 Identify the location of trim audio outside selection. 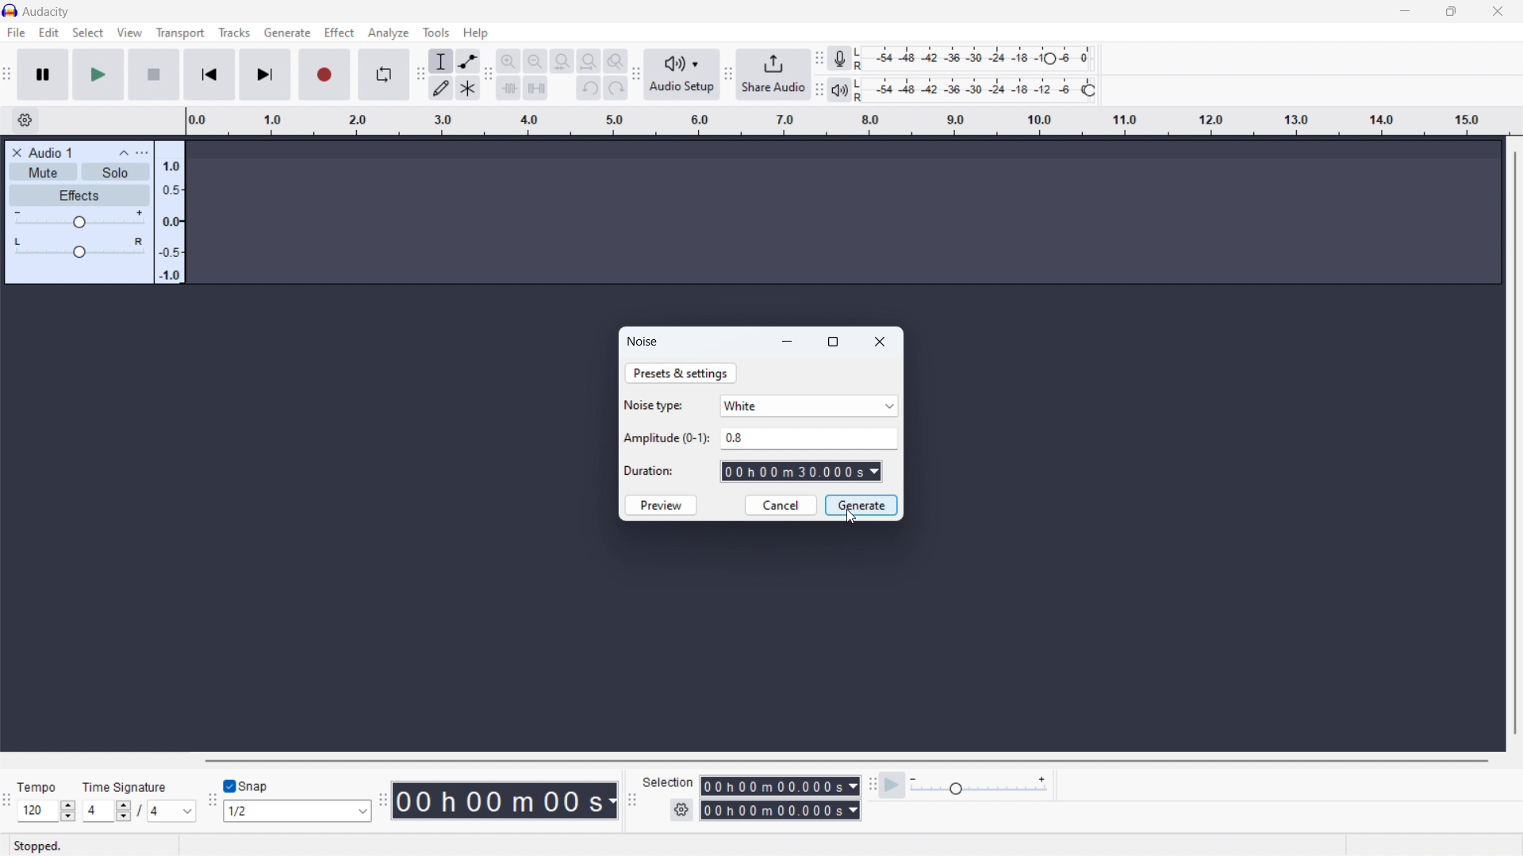
(509, 86).